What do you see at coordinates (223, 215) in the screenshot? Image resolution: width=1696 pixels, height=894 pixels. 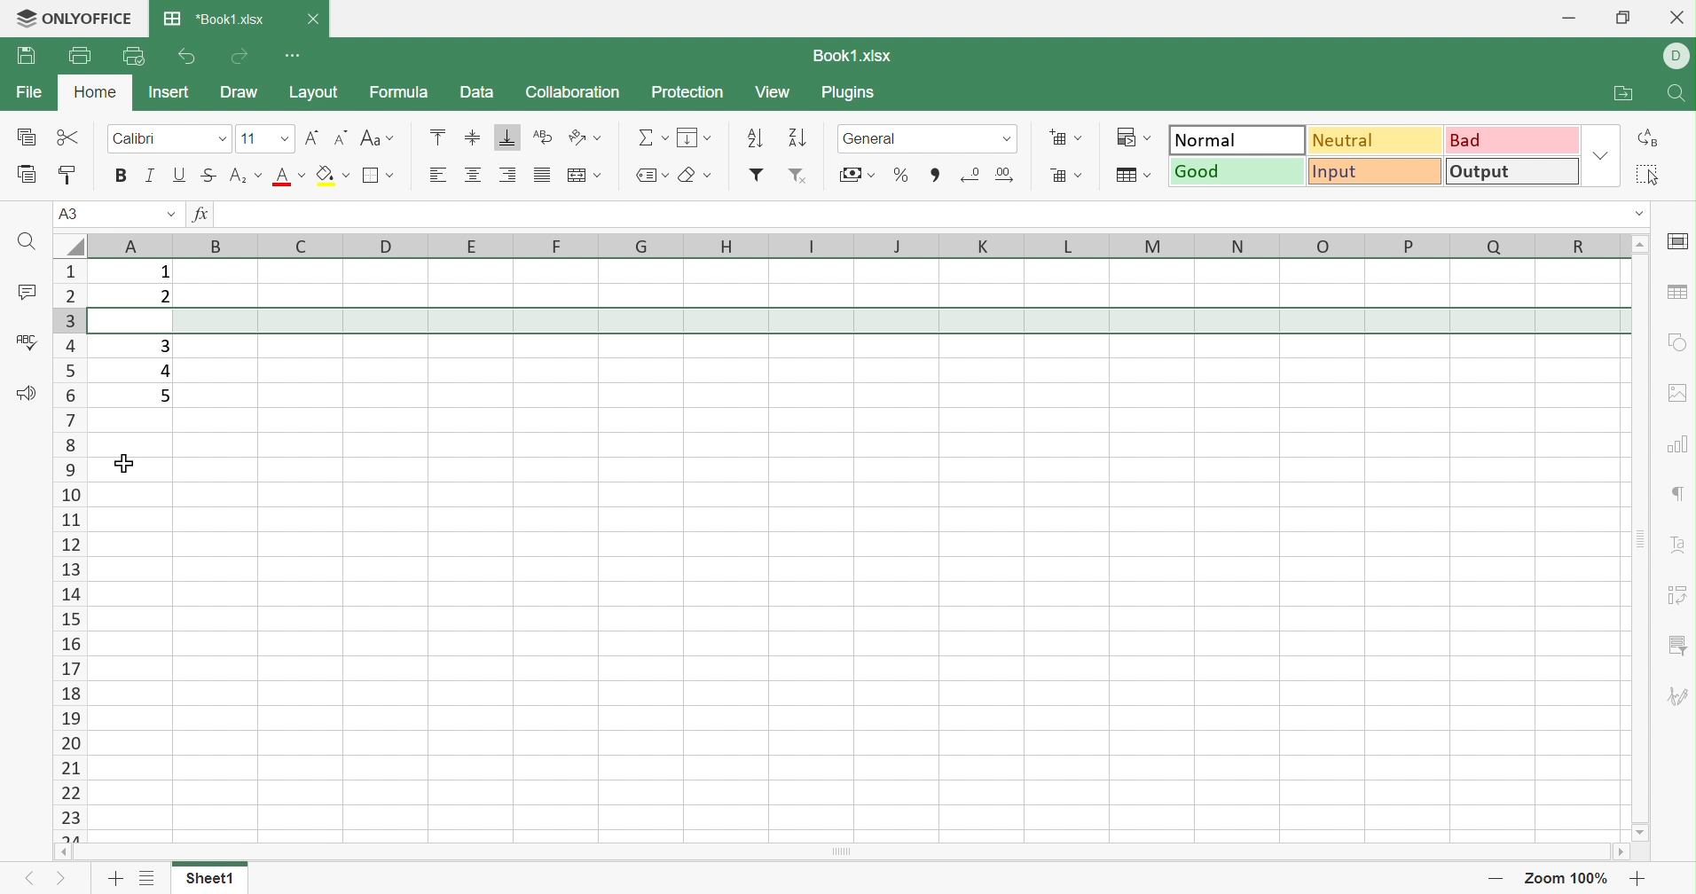 I see `1` at bounding box center [223, 215].